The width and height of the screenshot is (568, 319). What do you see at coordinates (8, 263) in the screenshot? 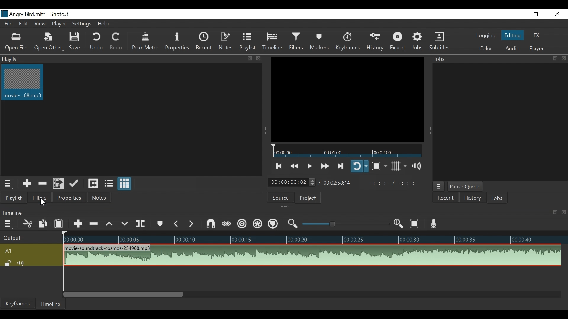
I see `(un)lock track` at bounding box center [8, 263].